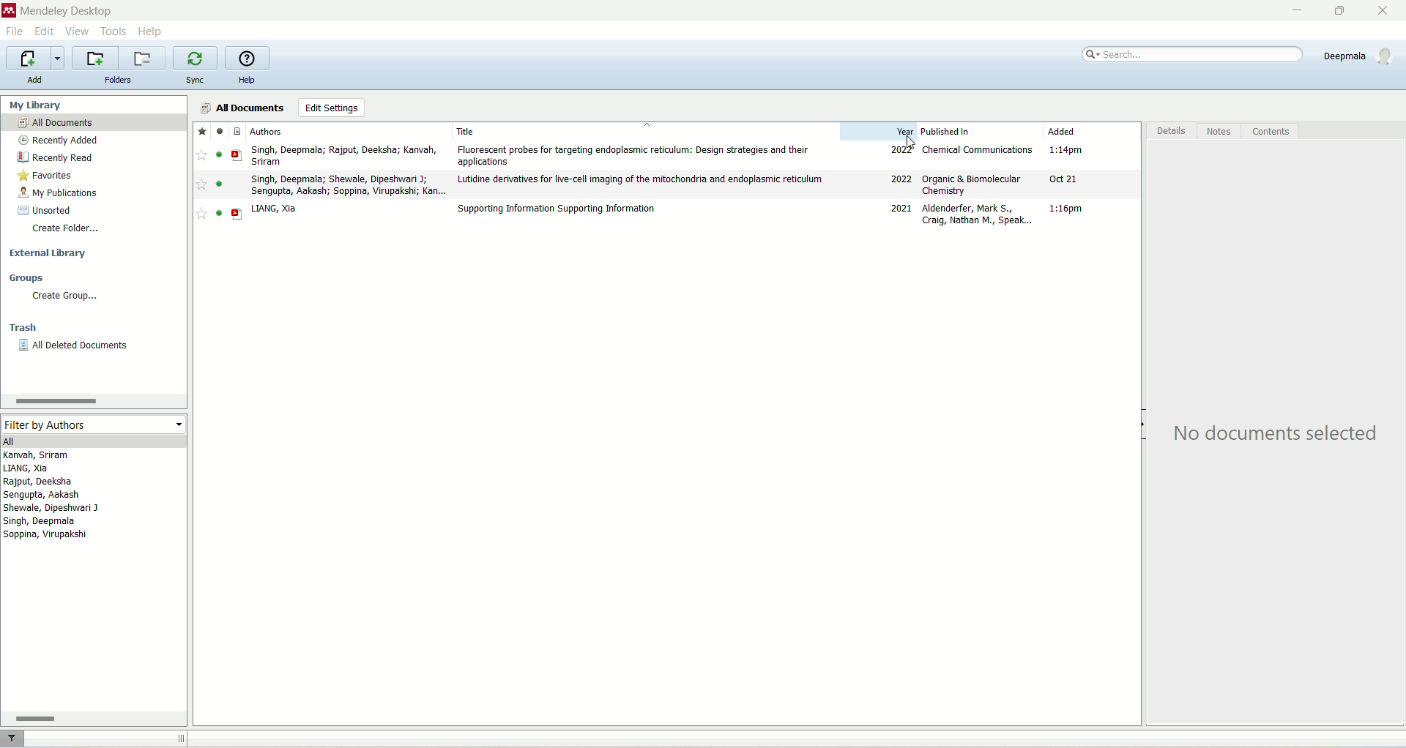 The height and width of the screenshot is (748, 1406). What do you see at coordinates (225, 131) in the screenshot?
I see `Read/unread` at bounding box center [225, 131].